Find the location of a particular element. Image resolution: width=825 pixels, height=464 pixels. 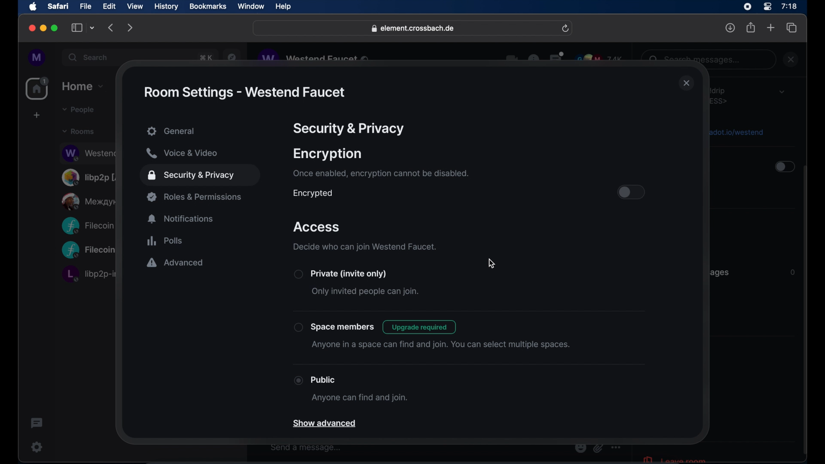

access is located at coordinates (317, 228).